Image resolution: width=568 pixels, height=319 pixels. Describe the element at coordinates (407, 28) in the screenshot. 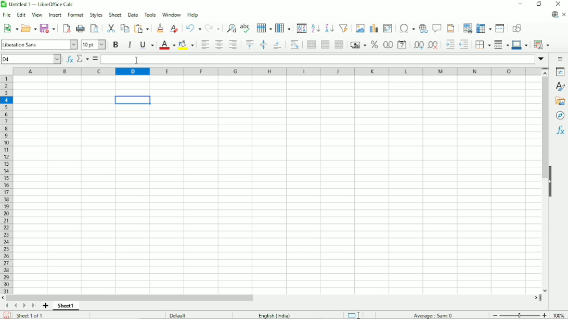

I see `Insert special characters` at that location.